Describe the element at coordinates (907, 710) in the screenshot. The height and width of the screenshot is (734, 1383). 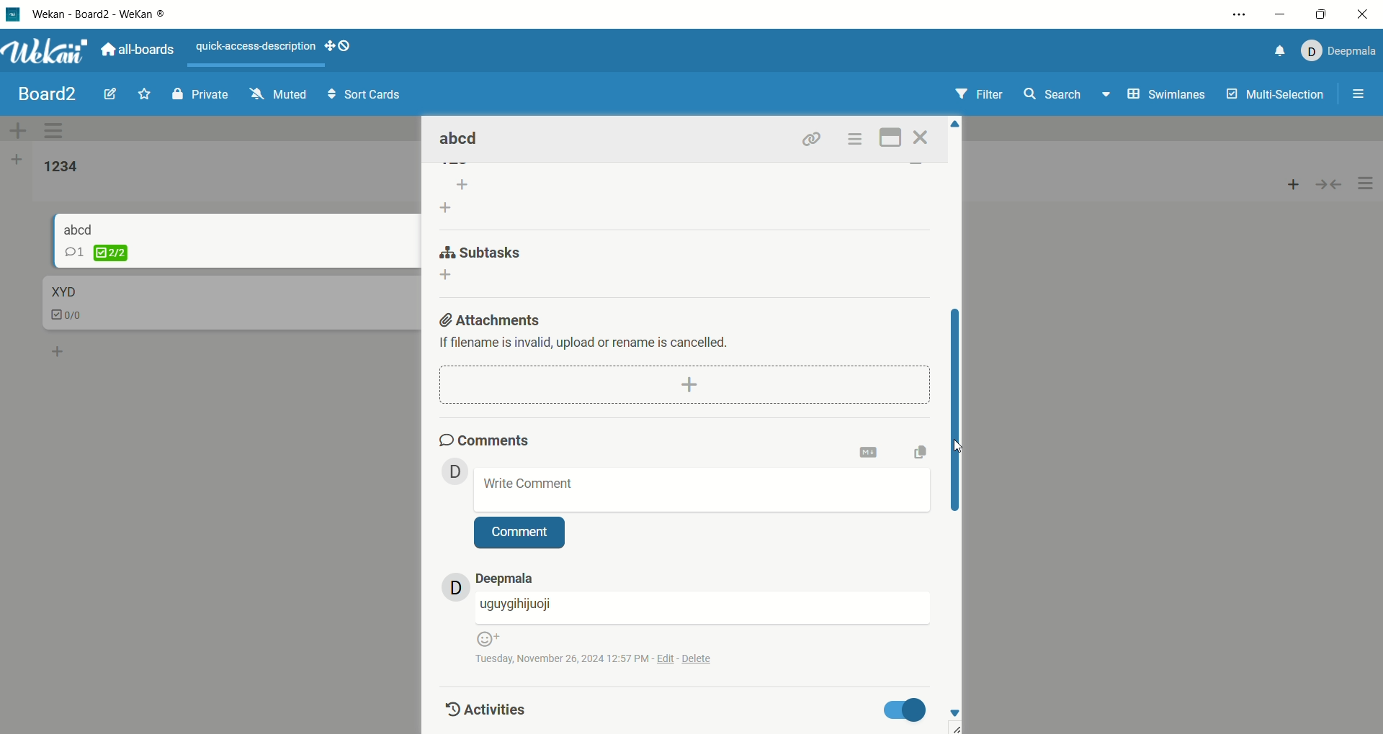
I see `toggle button` at that location.